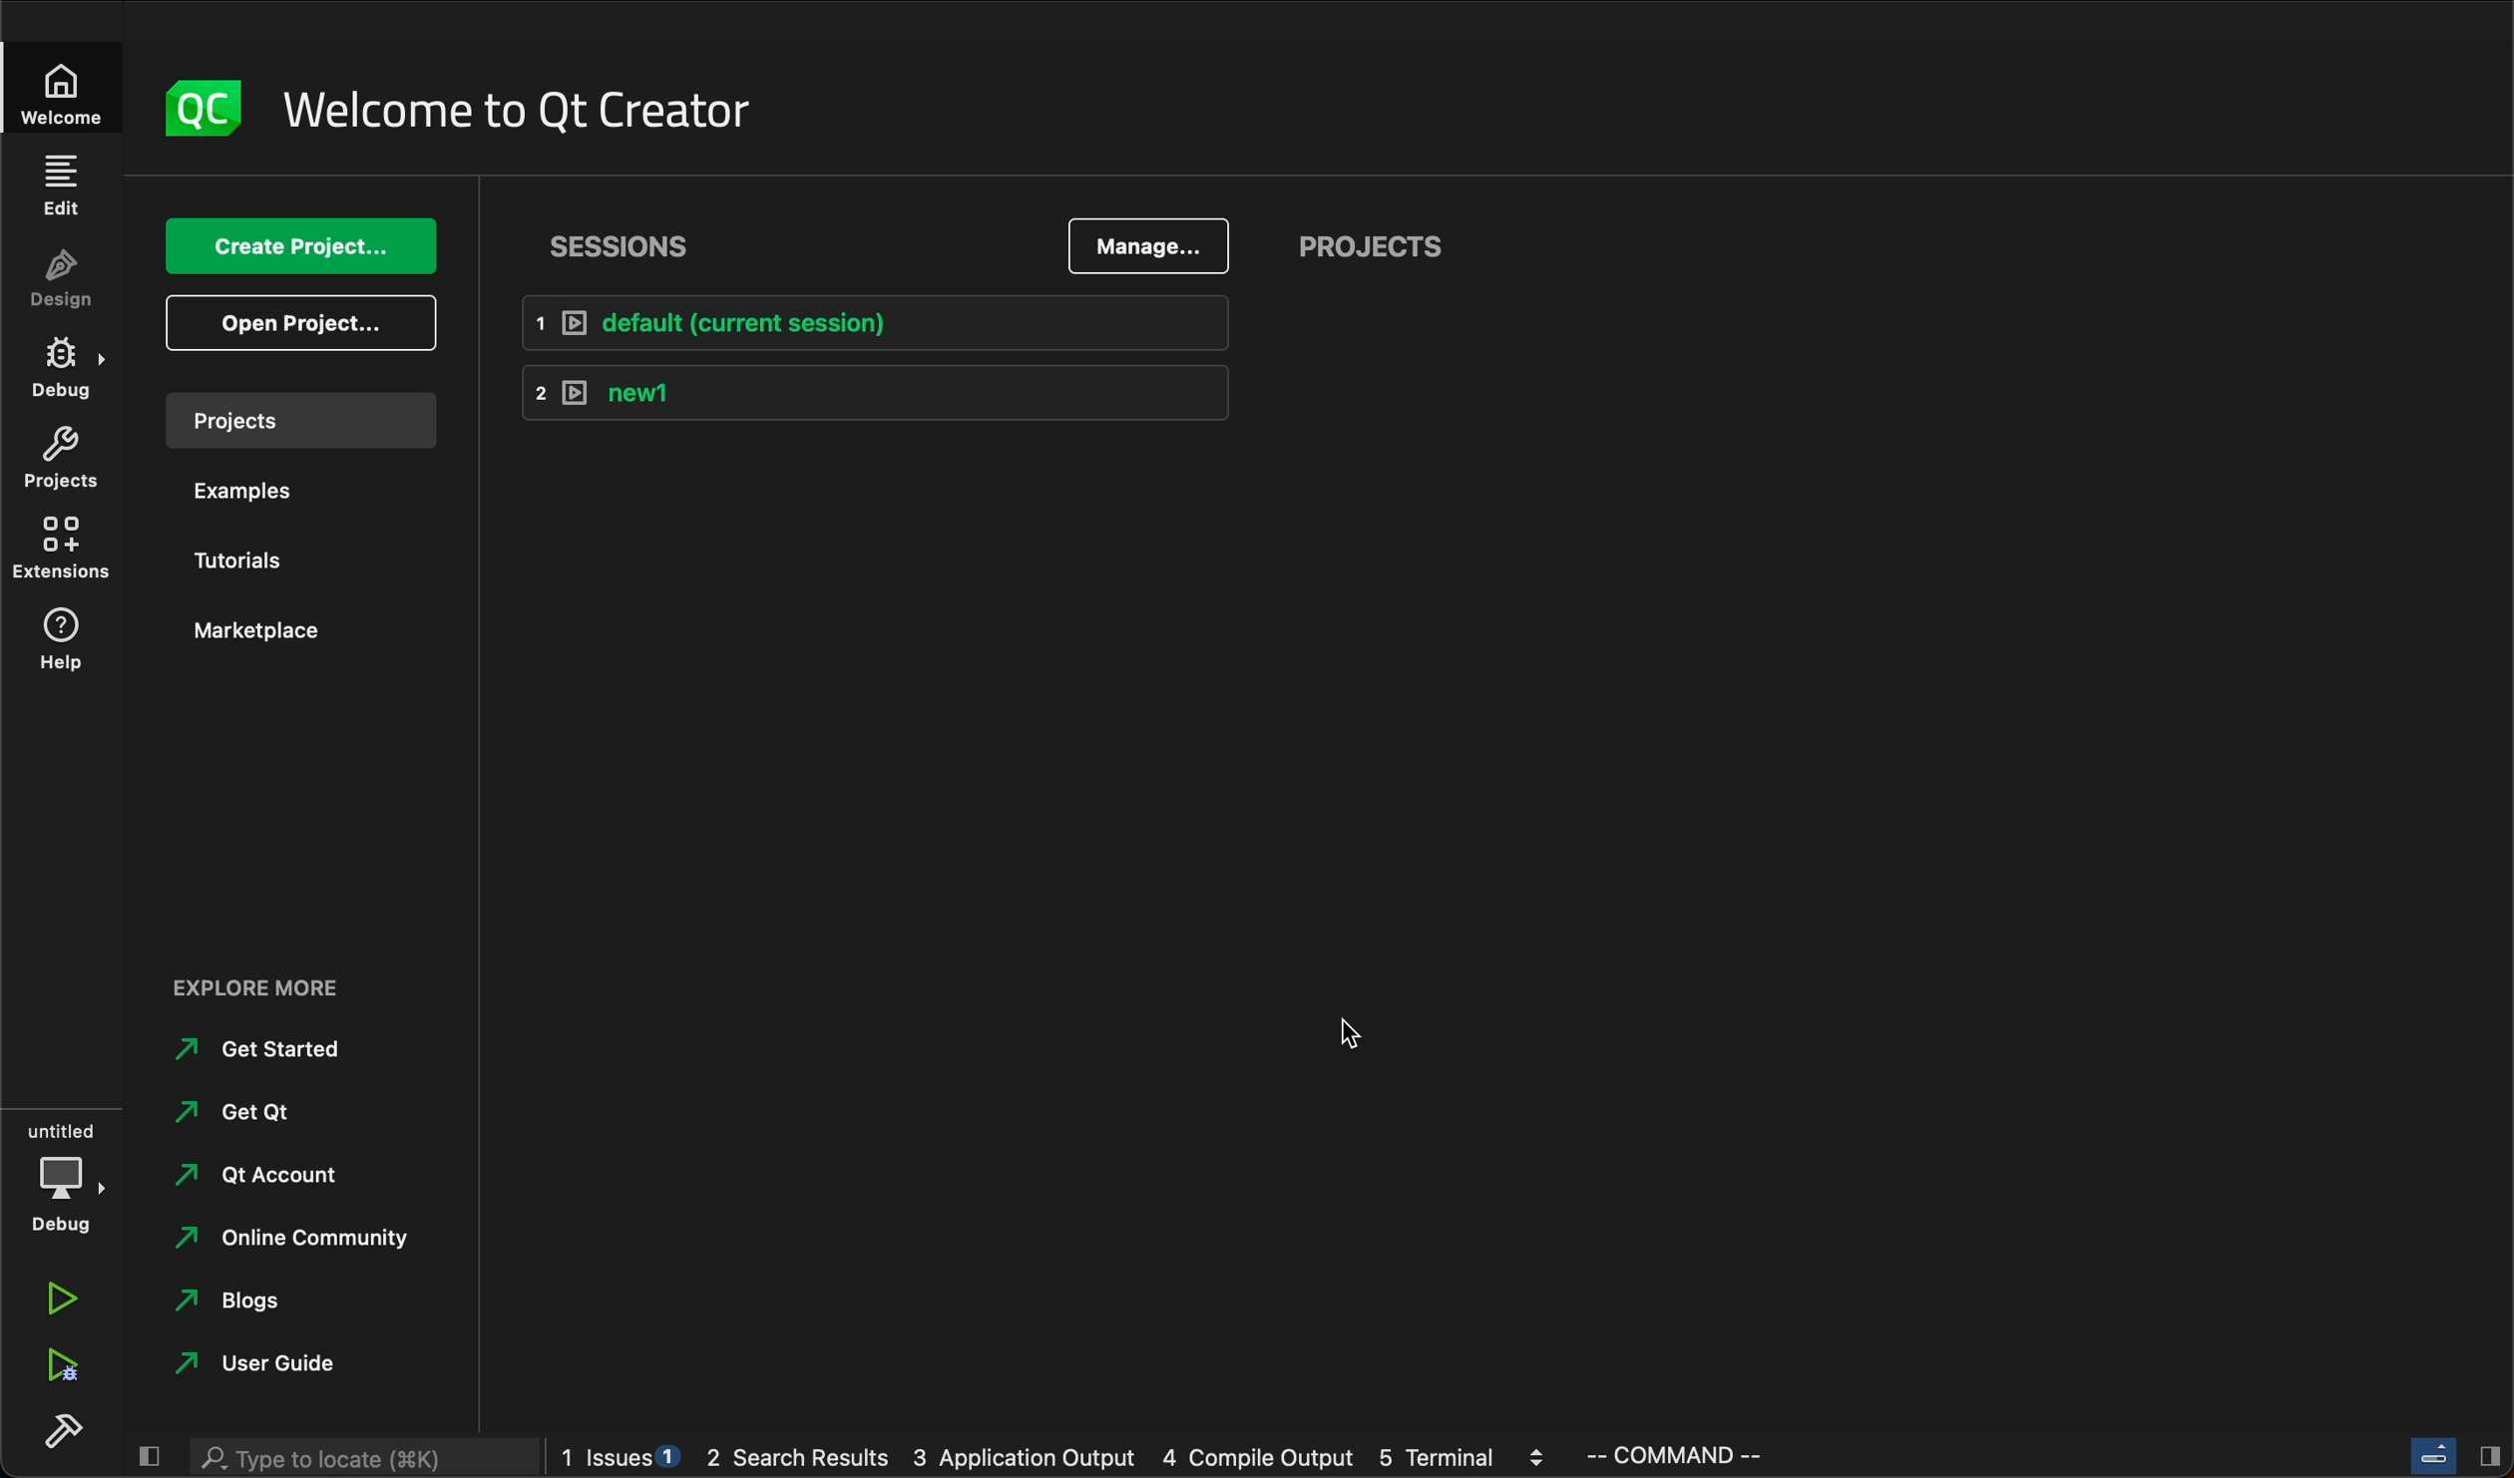 The image size is (2514, 1478). Describe the element at coordinates (296, 244) in the screenshot. I see `create` at that location.